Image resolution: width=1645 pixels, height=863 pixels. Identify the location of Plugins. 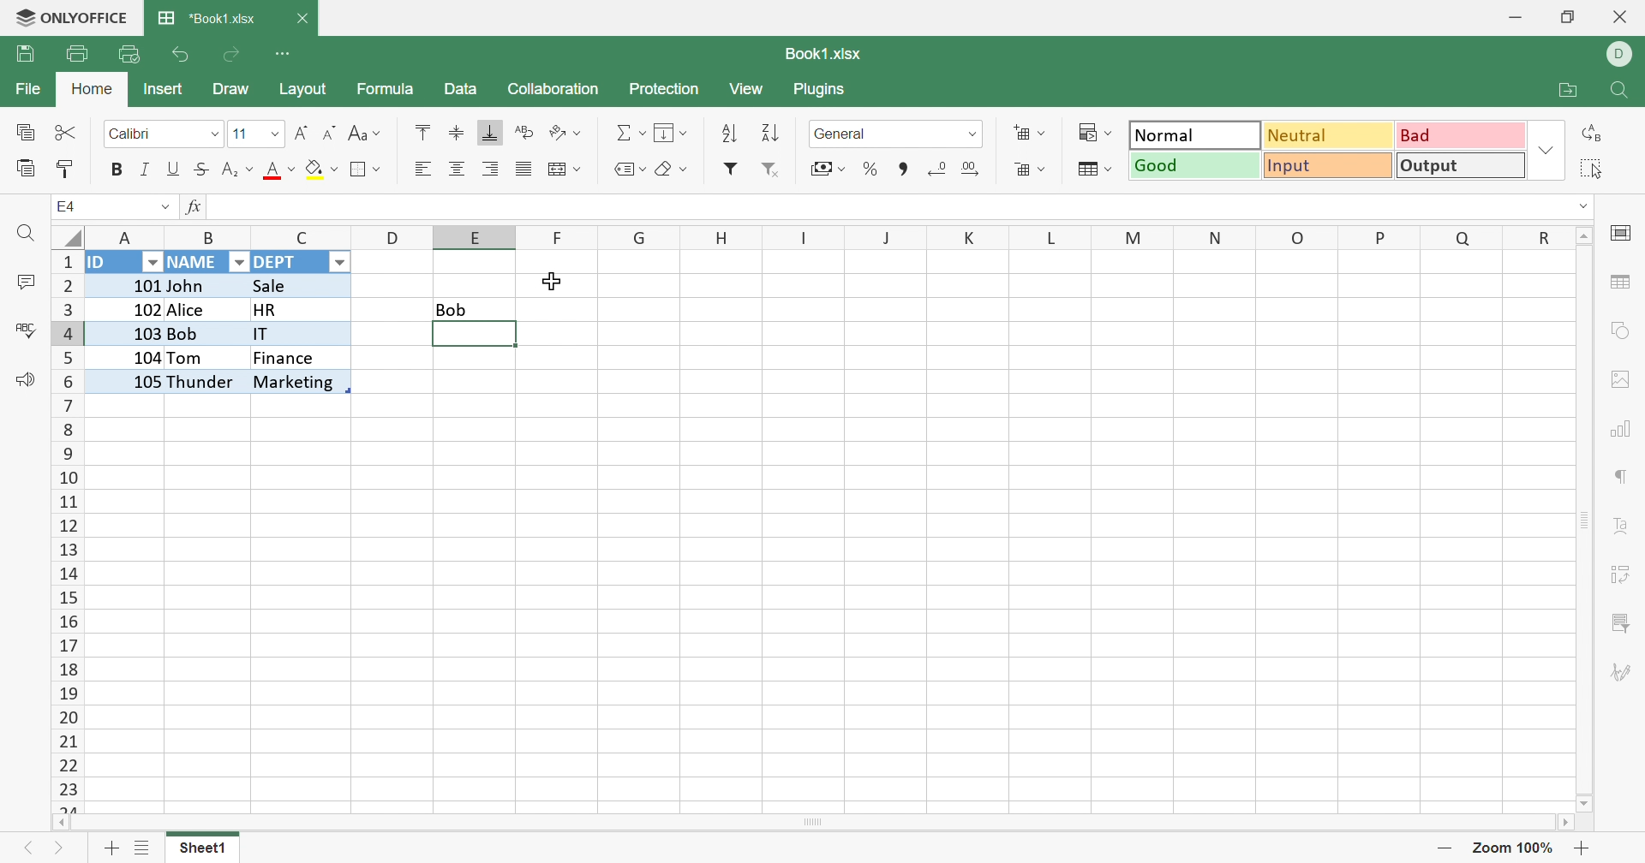
(825, 92).